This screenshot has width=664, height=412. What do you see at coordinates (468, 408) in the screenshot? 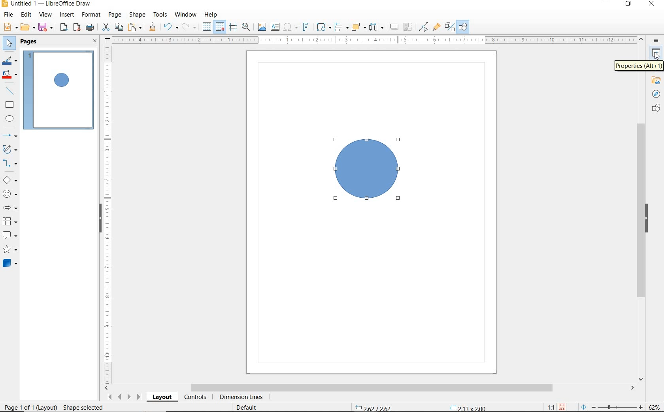
I see `2.13 x 2.00` at bounding box center [468, 408].